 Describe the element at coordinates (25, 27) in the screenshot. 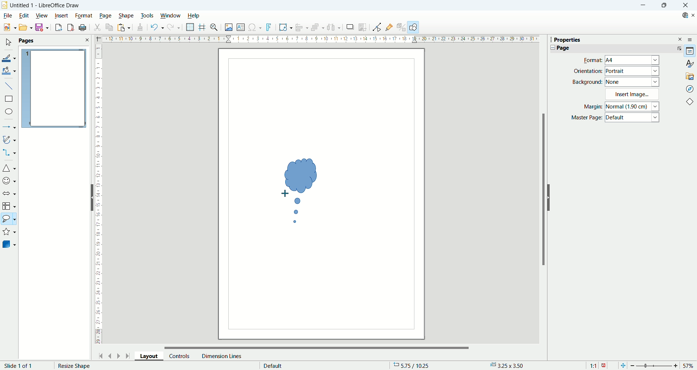

I see `open` at that location.